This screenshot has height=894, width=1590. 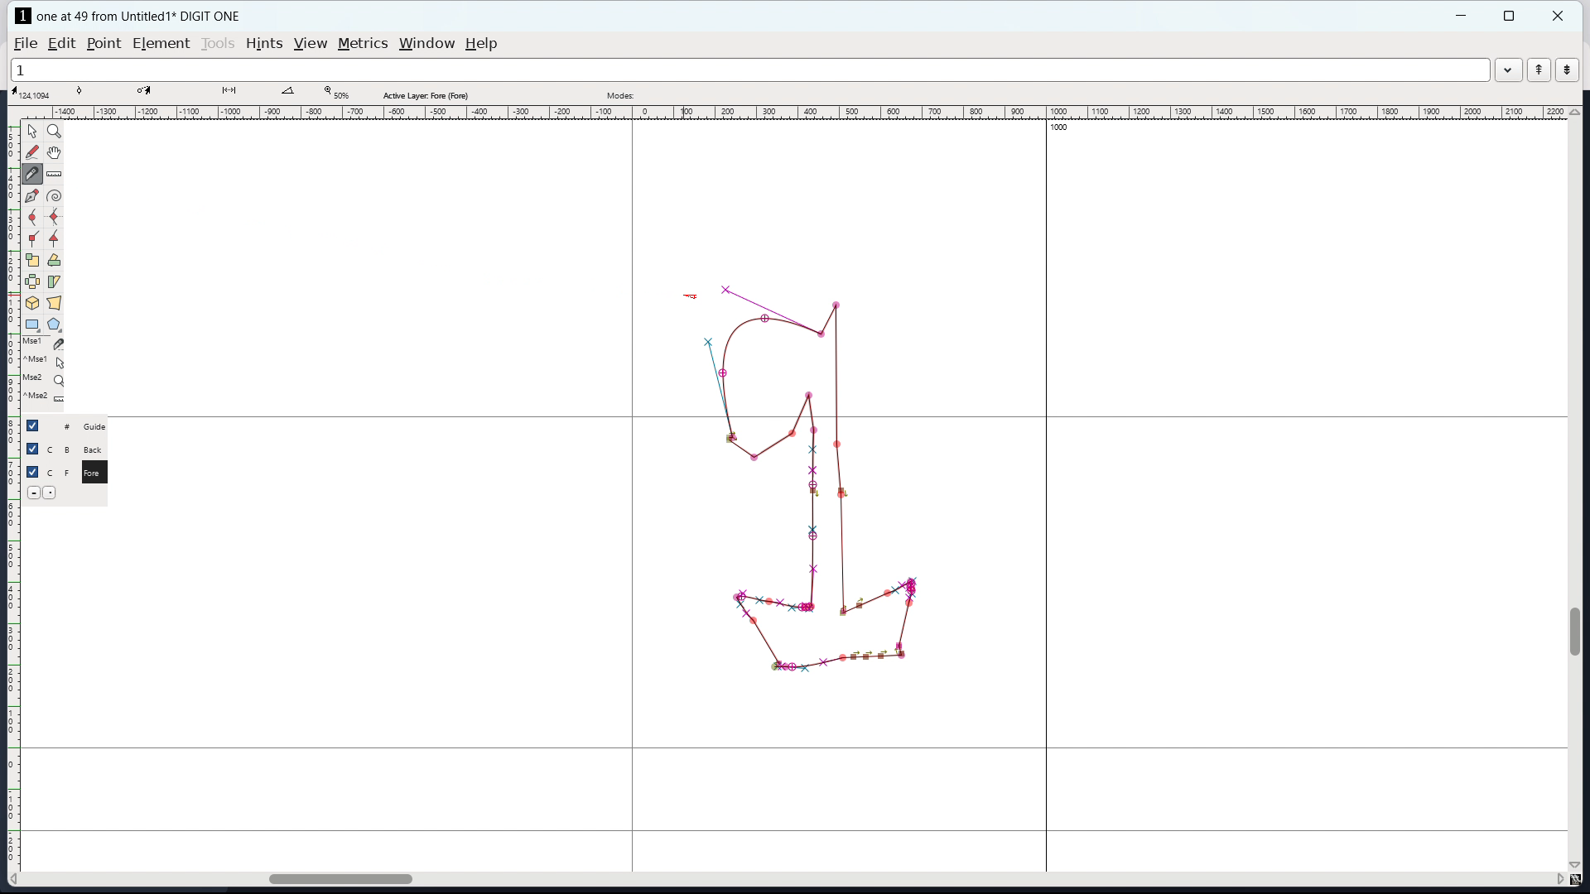 What do you see at coordinates (691, 297) in the screenshot?
I see `cursor` at bounding box center [691, 297].